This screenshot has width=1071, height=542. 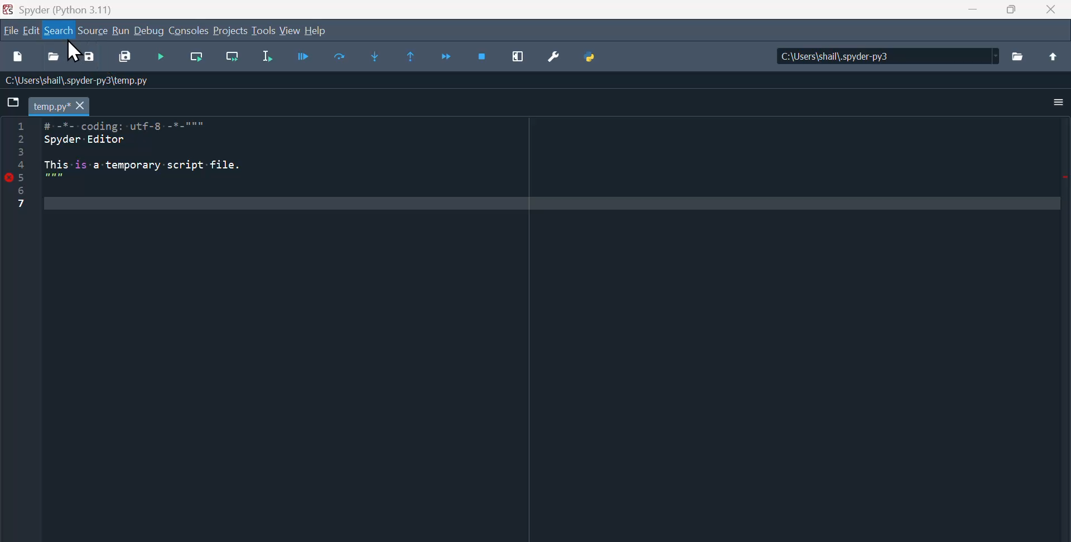 I want to click on # -*- coding: utf-8 -*- """ Spyder Editor  This is a temporary script file. """, so click(x=552, y=330).